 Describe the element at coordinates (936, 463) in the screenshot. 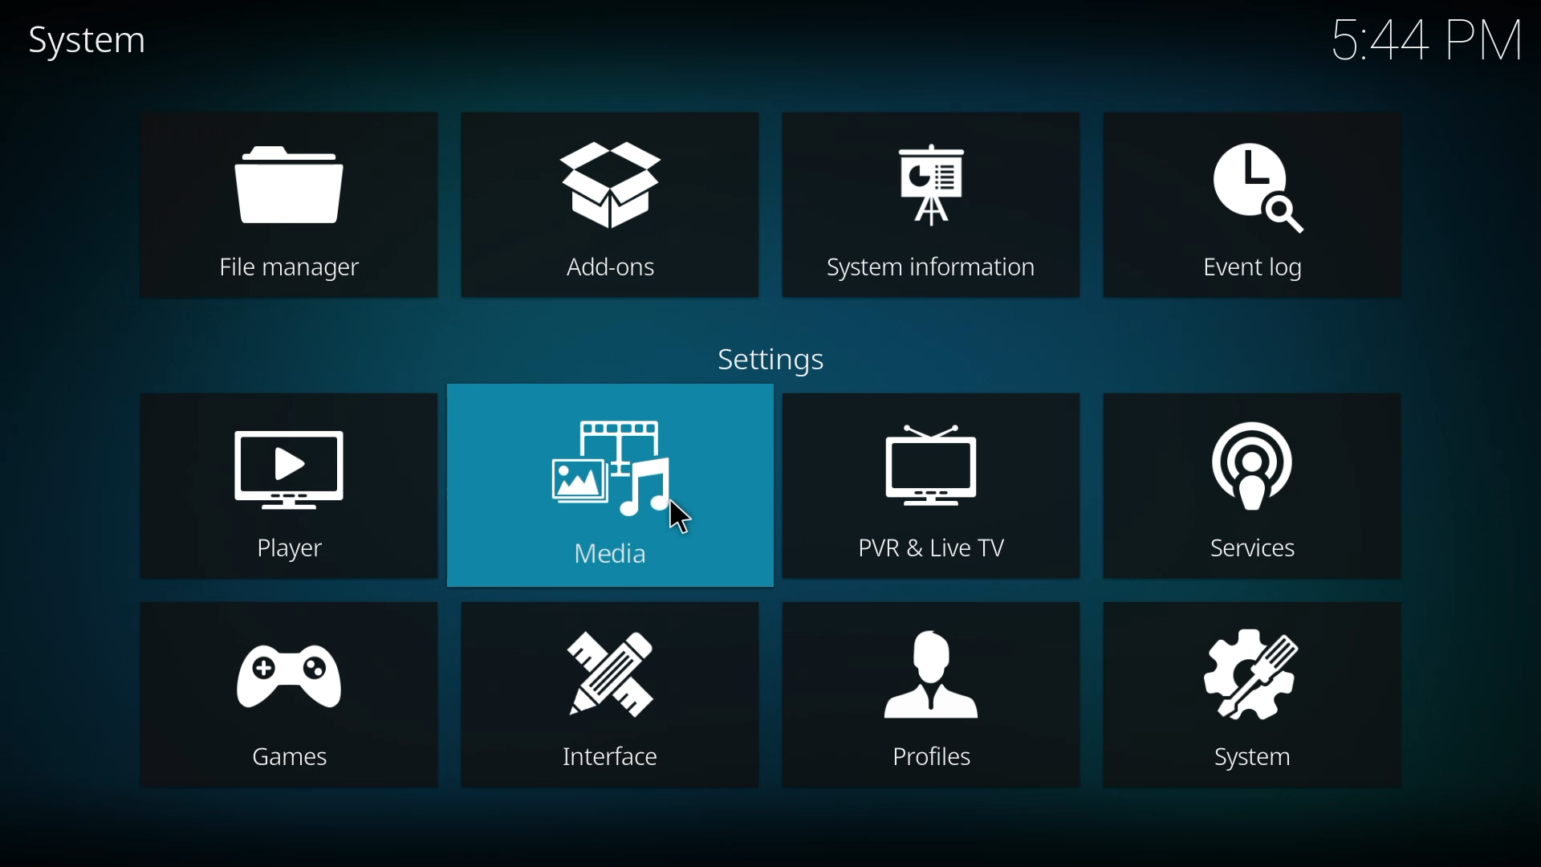

I see `pvr & live tv` at that location.